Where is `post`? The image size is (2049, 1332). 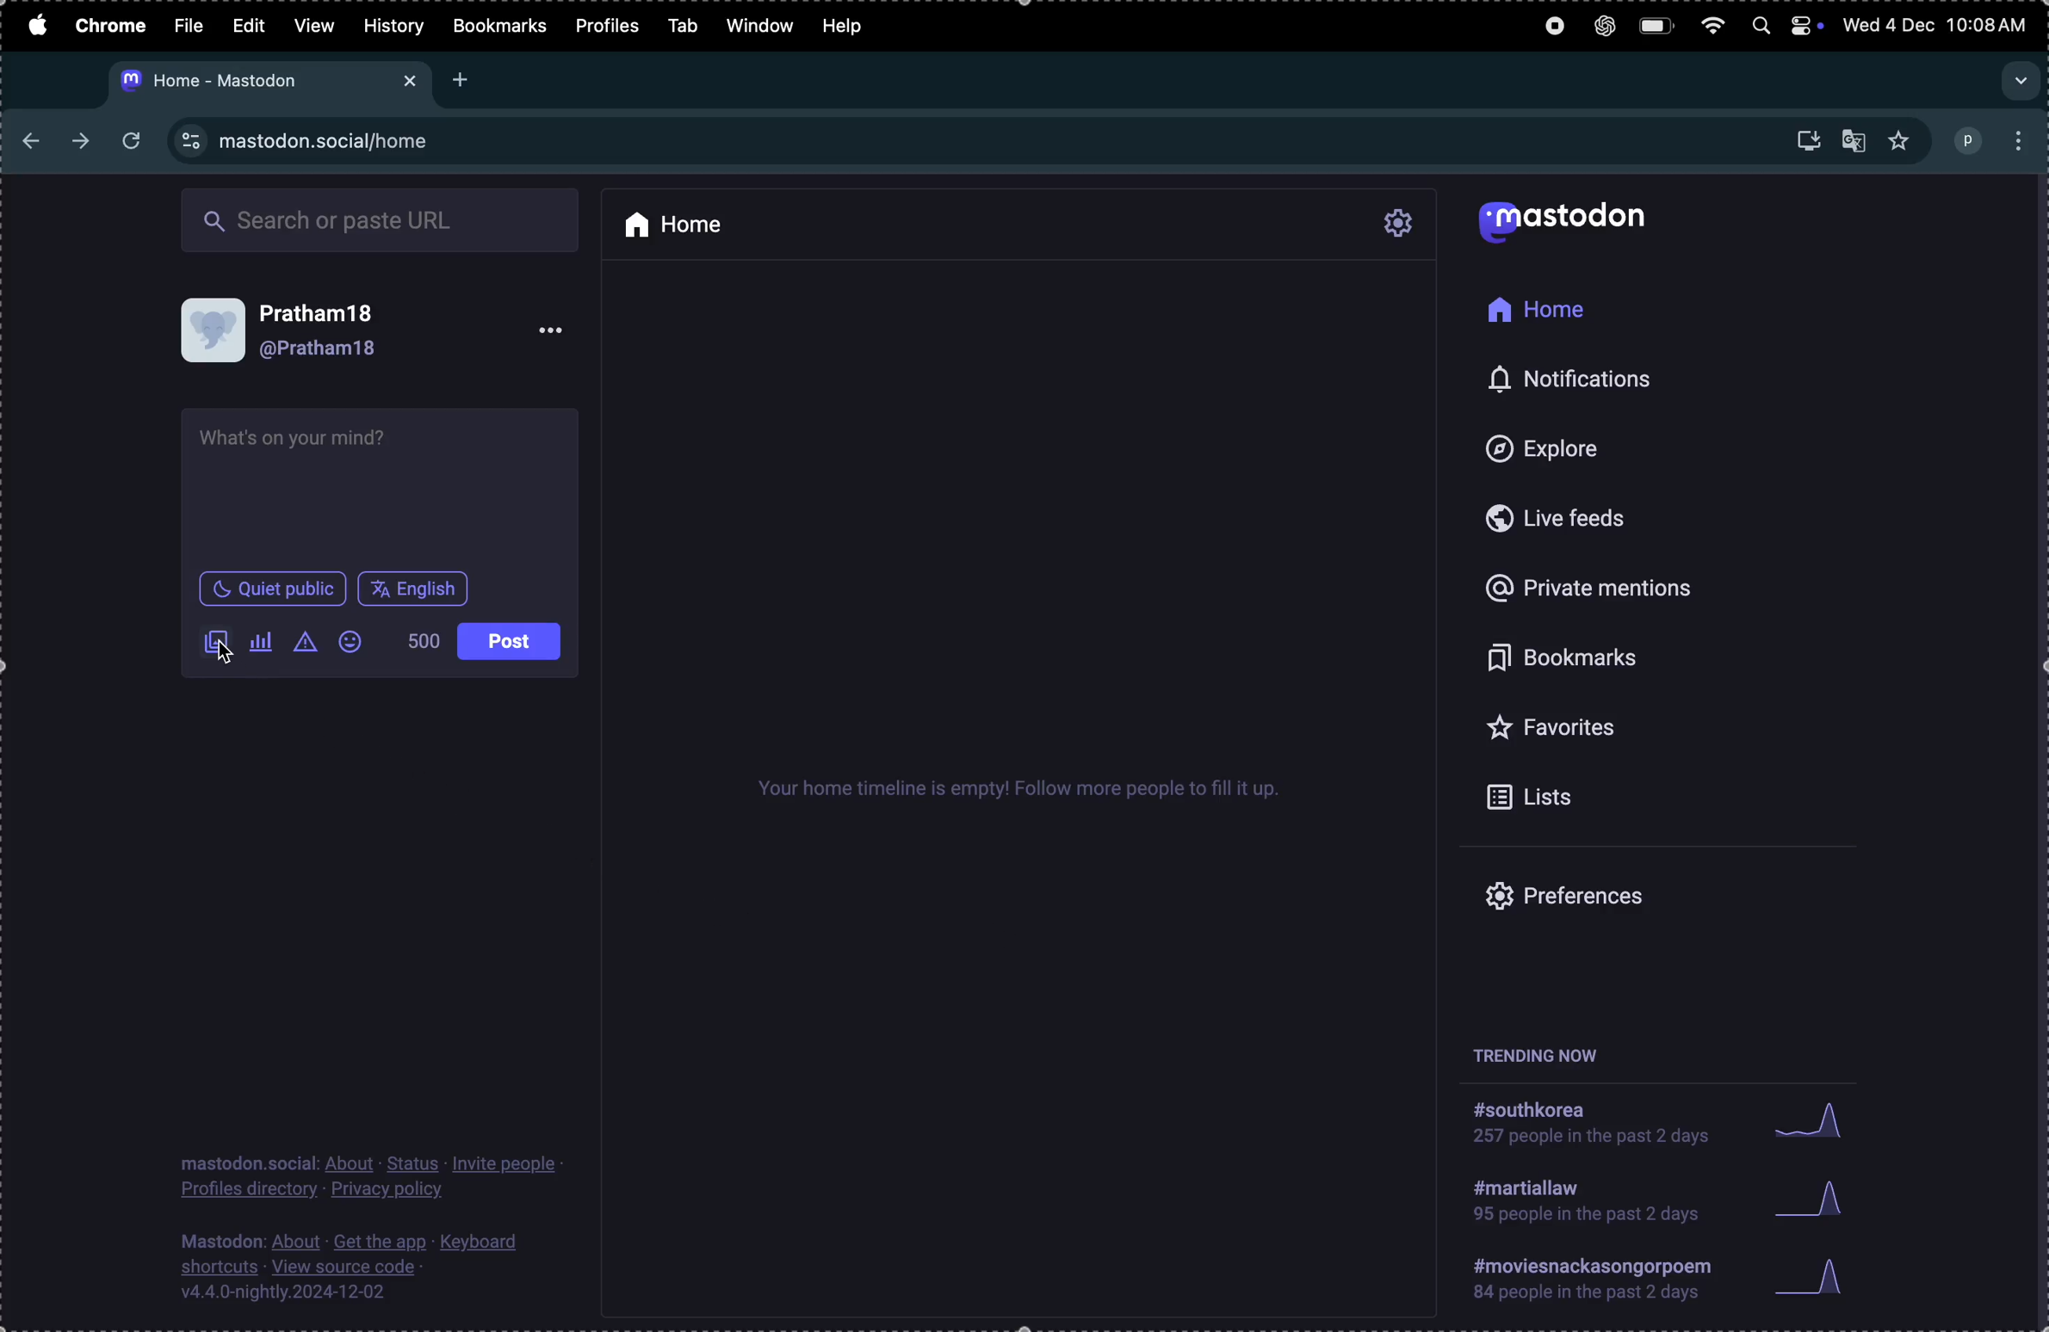 post is located at coordinates (509, 640).